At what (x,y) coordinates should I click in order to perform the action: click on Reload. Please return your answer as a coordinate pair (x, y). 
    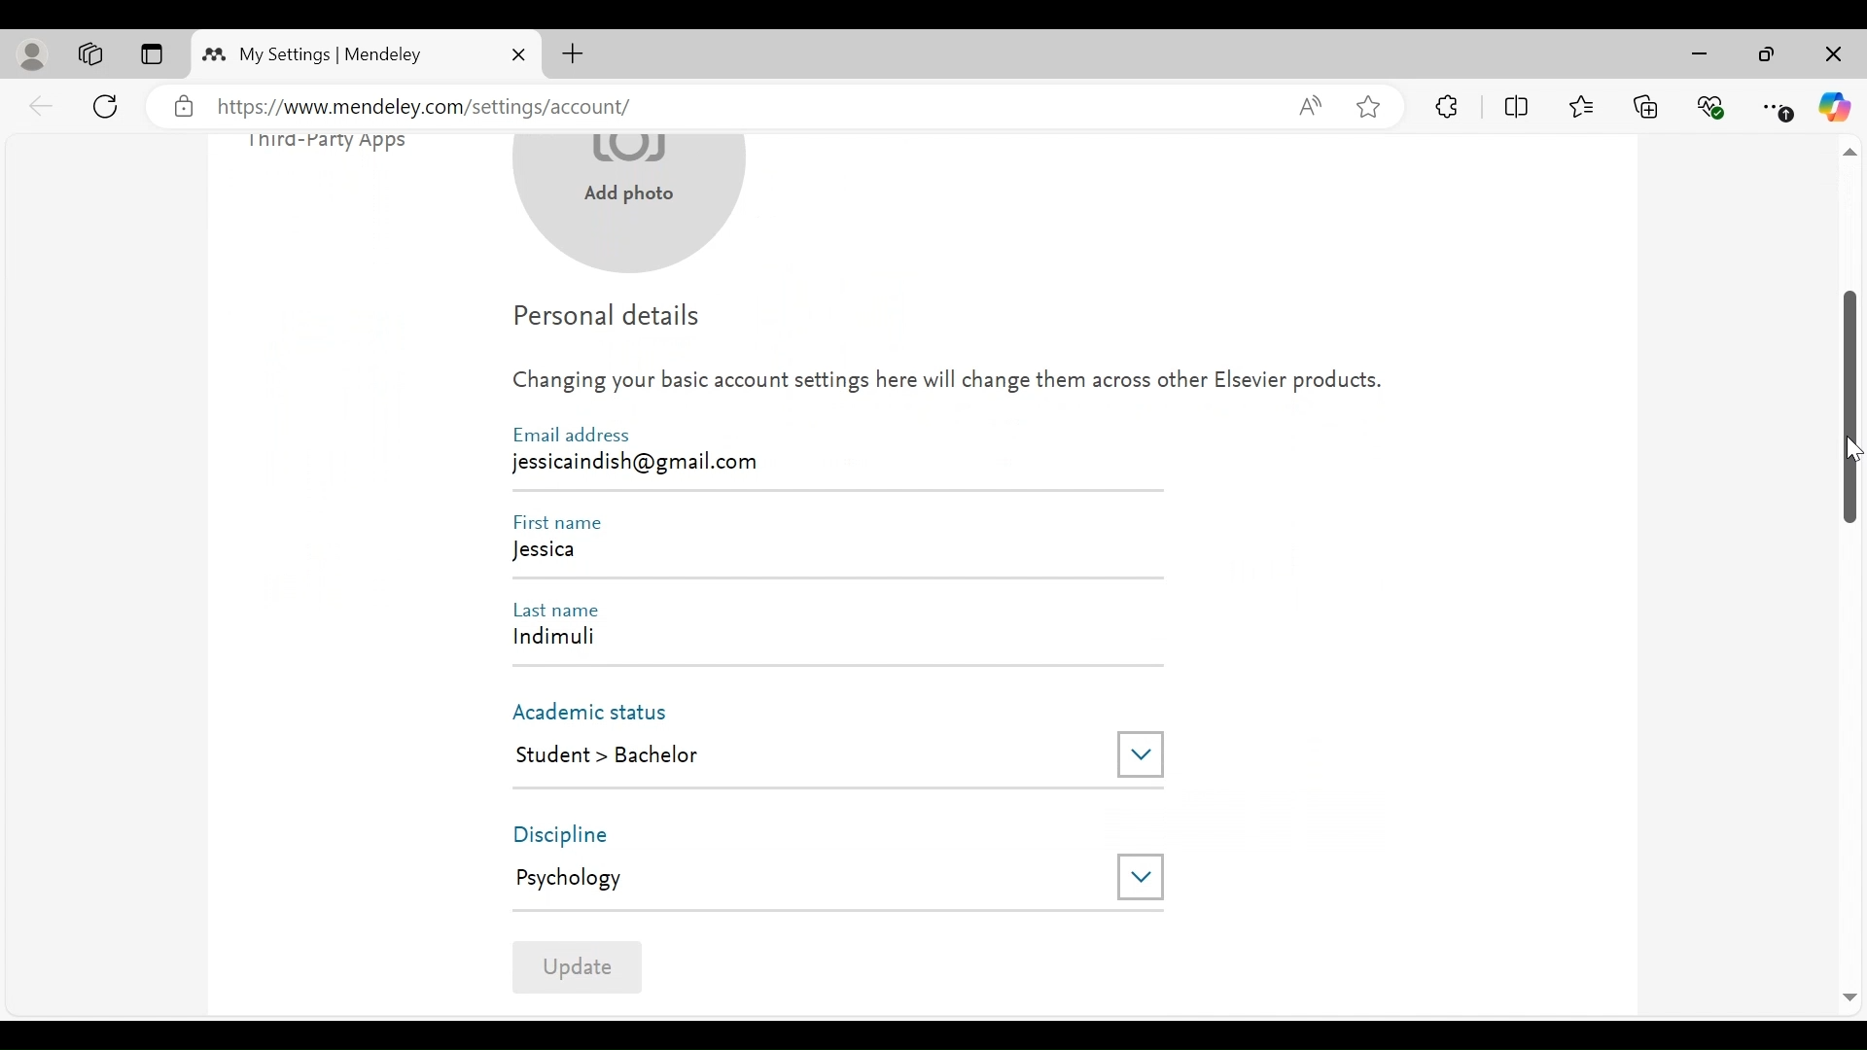
    Looking at the image, I should click on (109, 104).